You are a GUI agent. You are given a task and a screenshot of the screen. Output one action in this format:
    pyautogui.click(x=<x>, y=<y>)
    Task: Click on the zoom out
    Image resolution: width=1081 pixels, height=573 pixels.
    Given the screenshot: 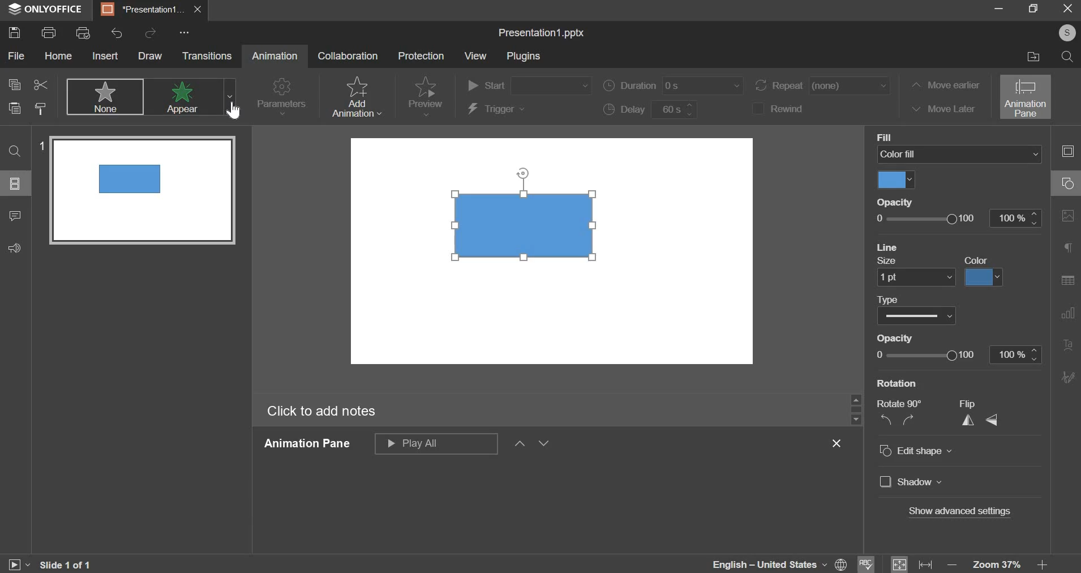 What is the action you would take?
    pyautogui.click(x=951, y=565)
    